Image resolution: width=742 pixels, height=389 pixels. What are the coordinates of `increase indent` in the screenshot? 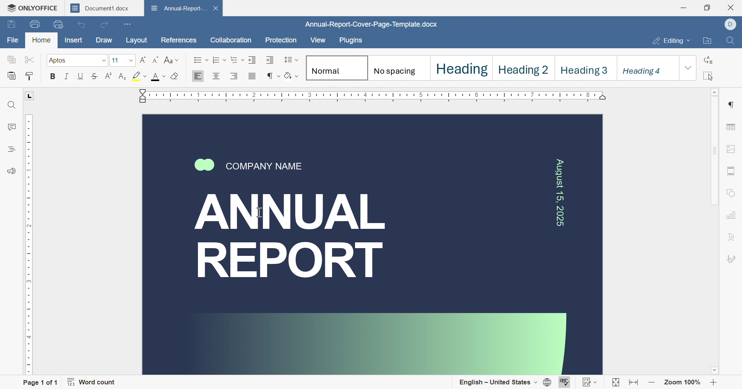 It's located at (270, 59).